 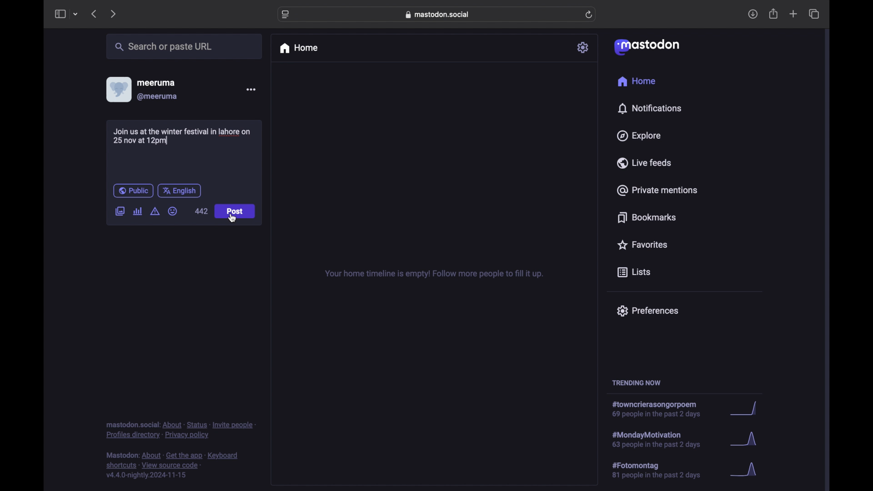 What do you see at coordinates (793, 14) in the screenshot?
I see `new tab` at bounding box center [793, 14].